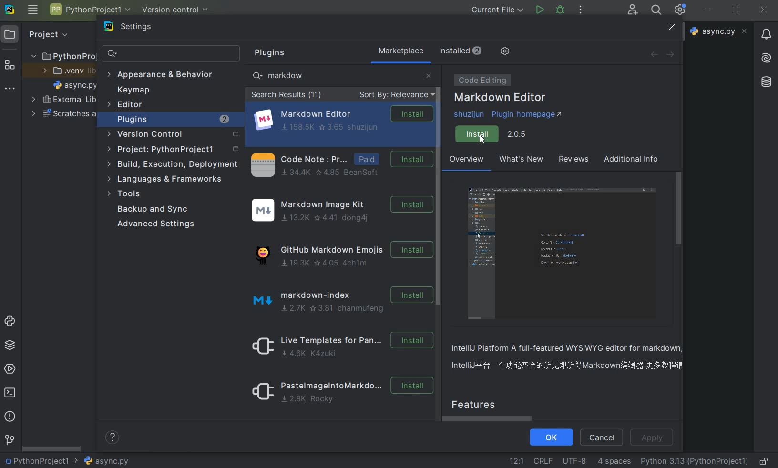  What do you see at coordinates (517, 460) in the screenshot?
I see `go to line` at bounding box center [517, 460].